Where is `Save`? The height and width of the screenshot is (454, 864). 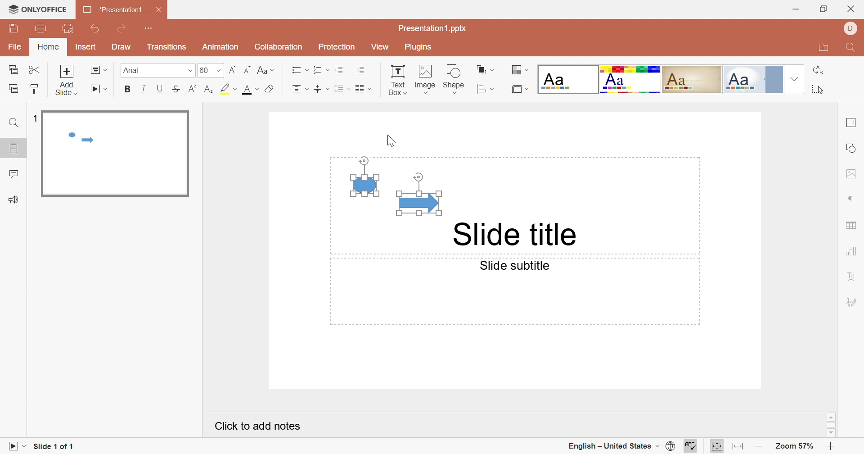
Save is located at coordinates (15, 30).